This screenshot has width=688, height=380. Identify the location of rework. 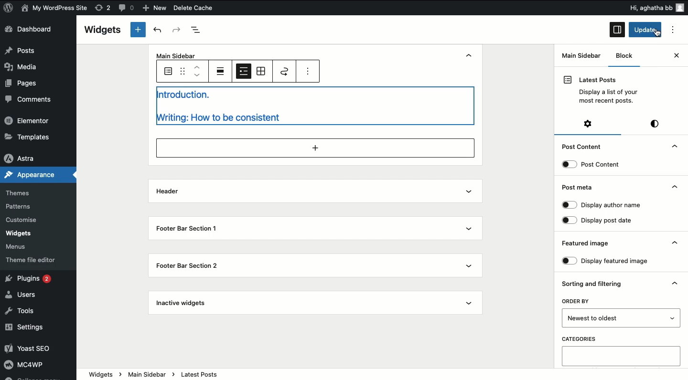
(101, 7).